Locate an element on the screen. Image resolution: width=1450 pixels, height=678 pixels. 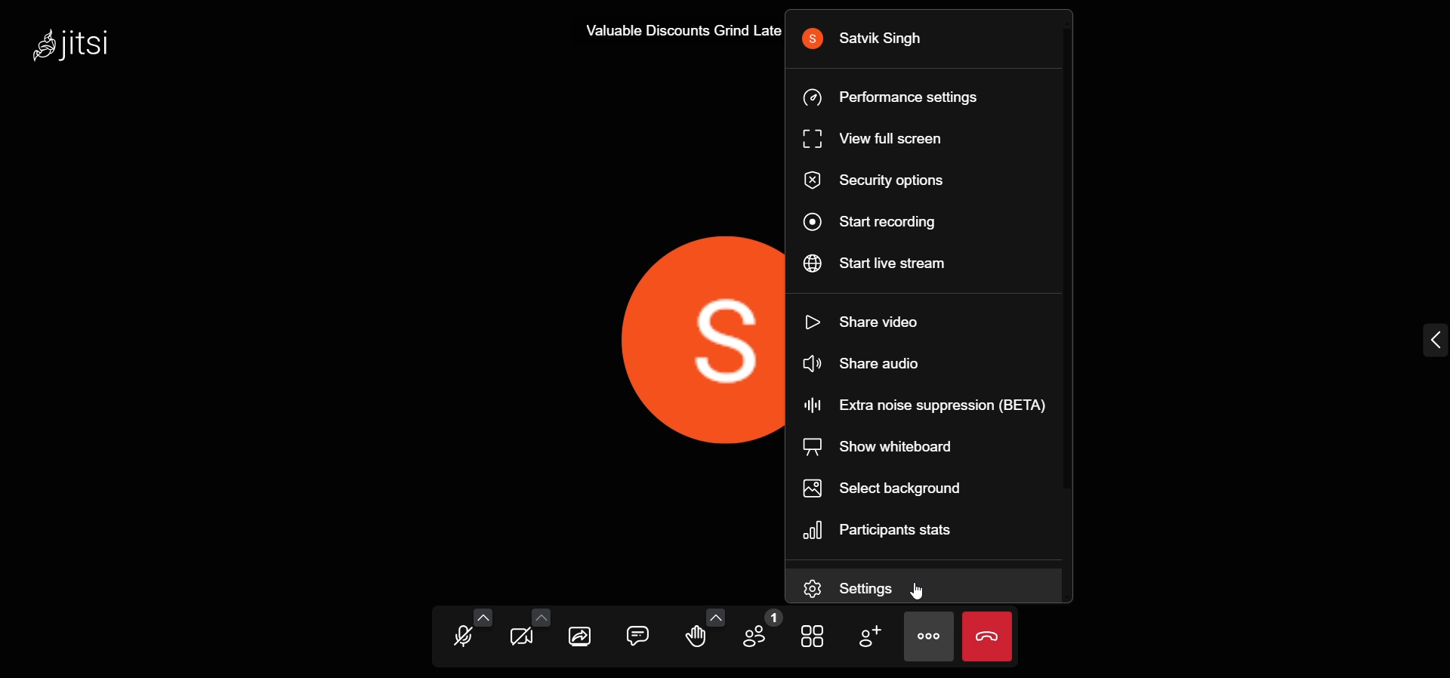
share audio is located at coordinates (860, 362).